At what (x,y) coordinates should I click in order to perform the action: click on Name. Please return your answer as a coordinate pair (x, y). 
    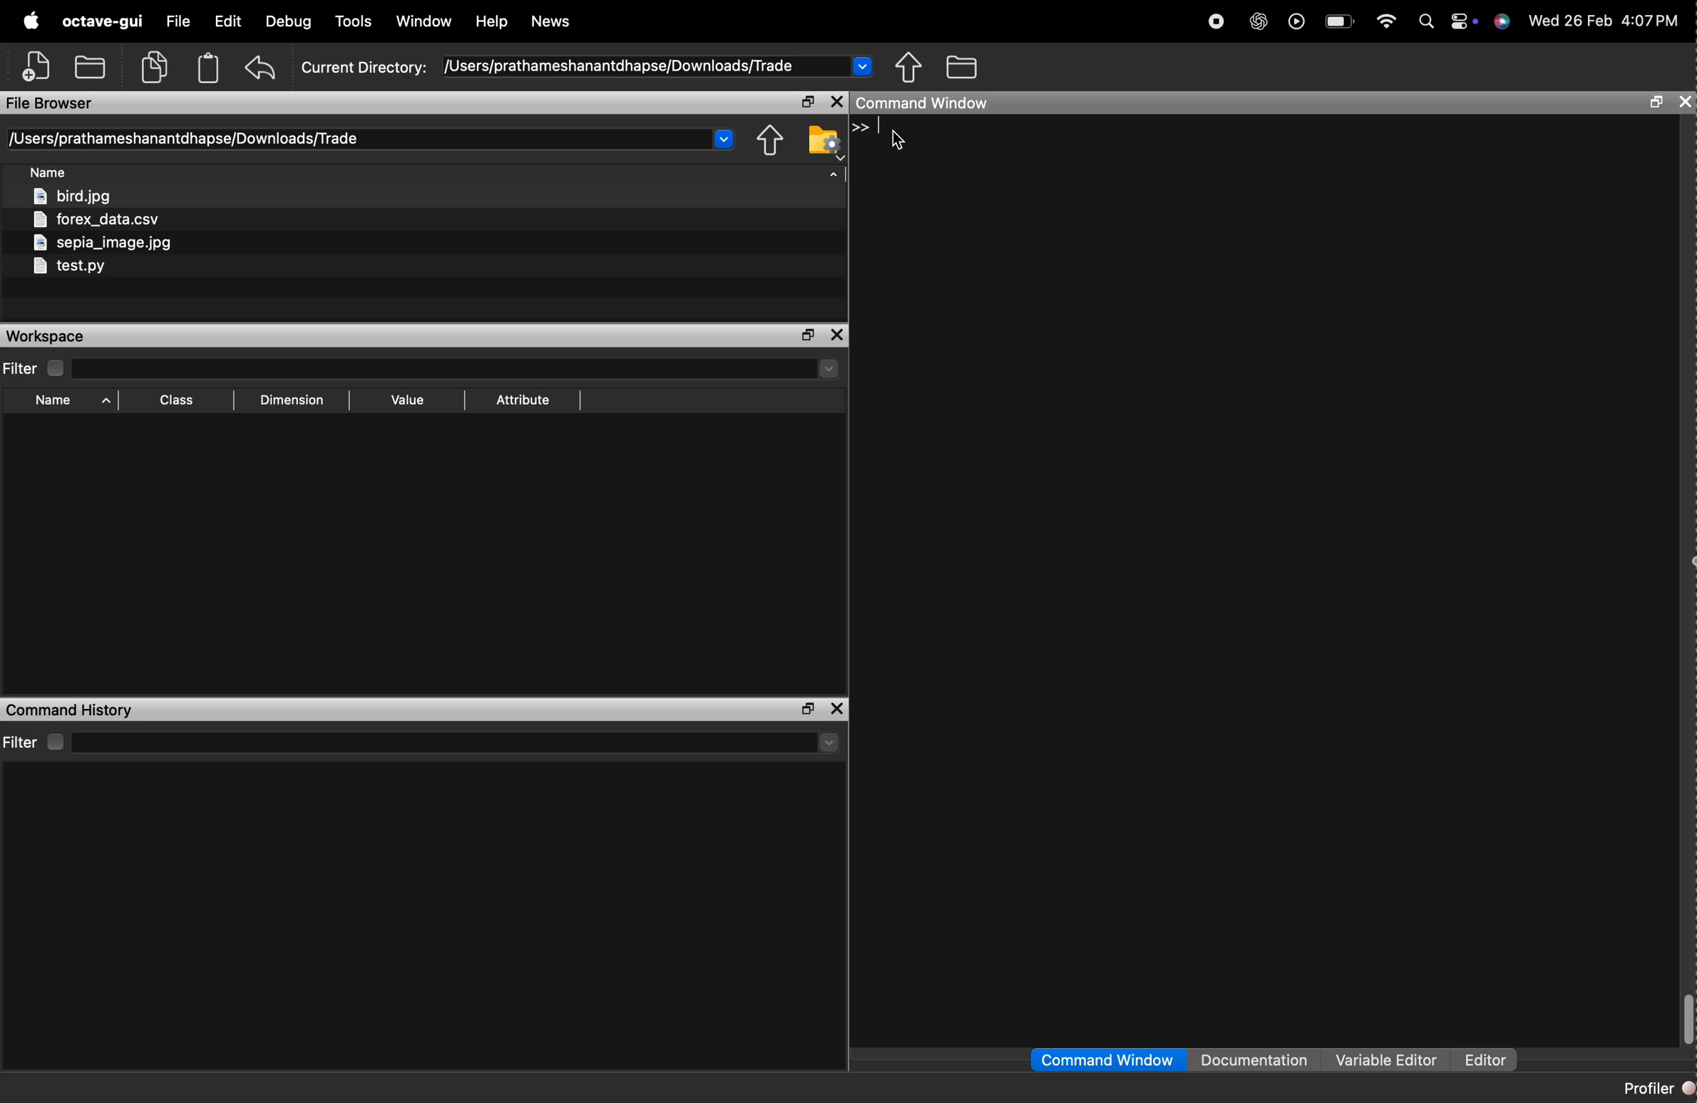
    Looking at the image, I should click on (50, 170).